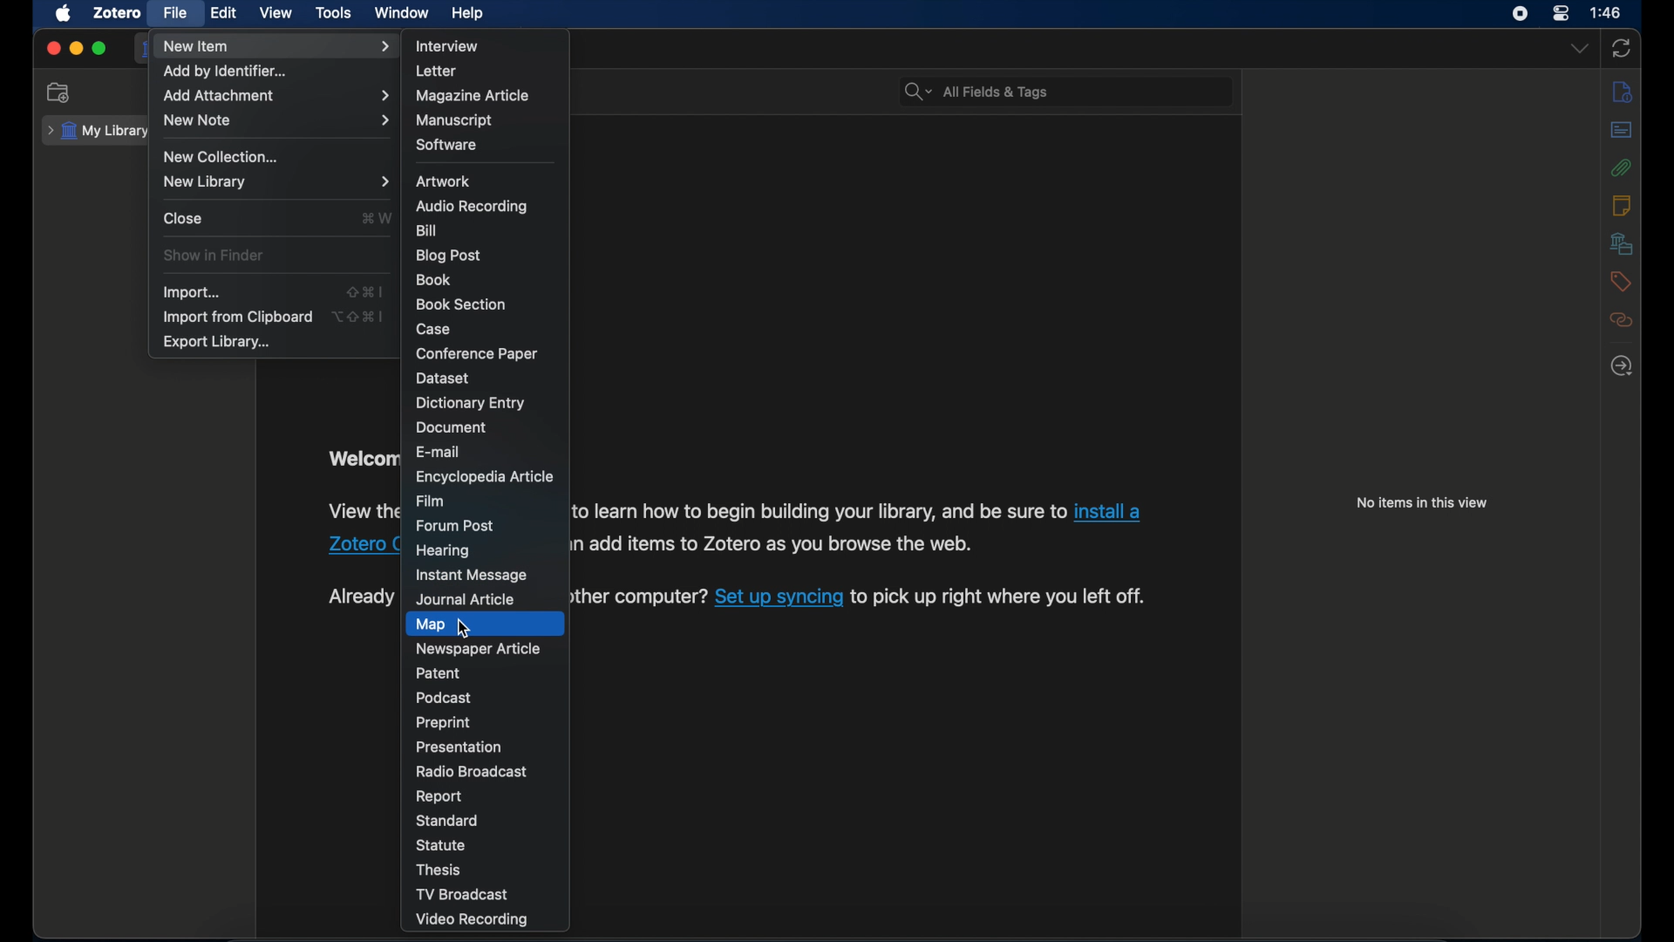 The height and width of the screenshot is (942, 1674). What do you see at coordinates (1422, 502) in the screenshot?
I see `no items in this view` at bounding box center [1422, 502].